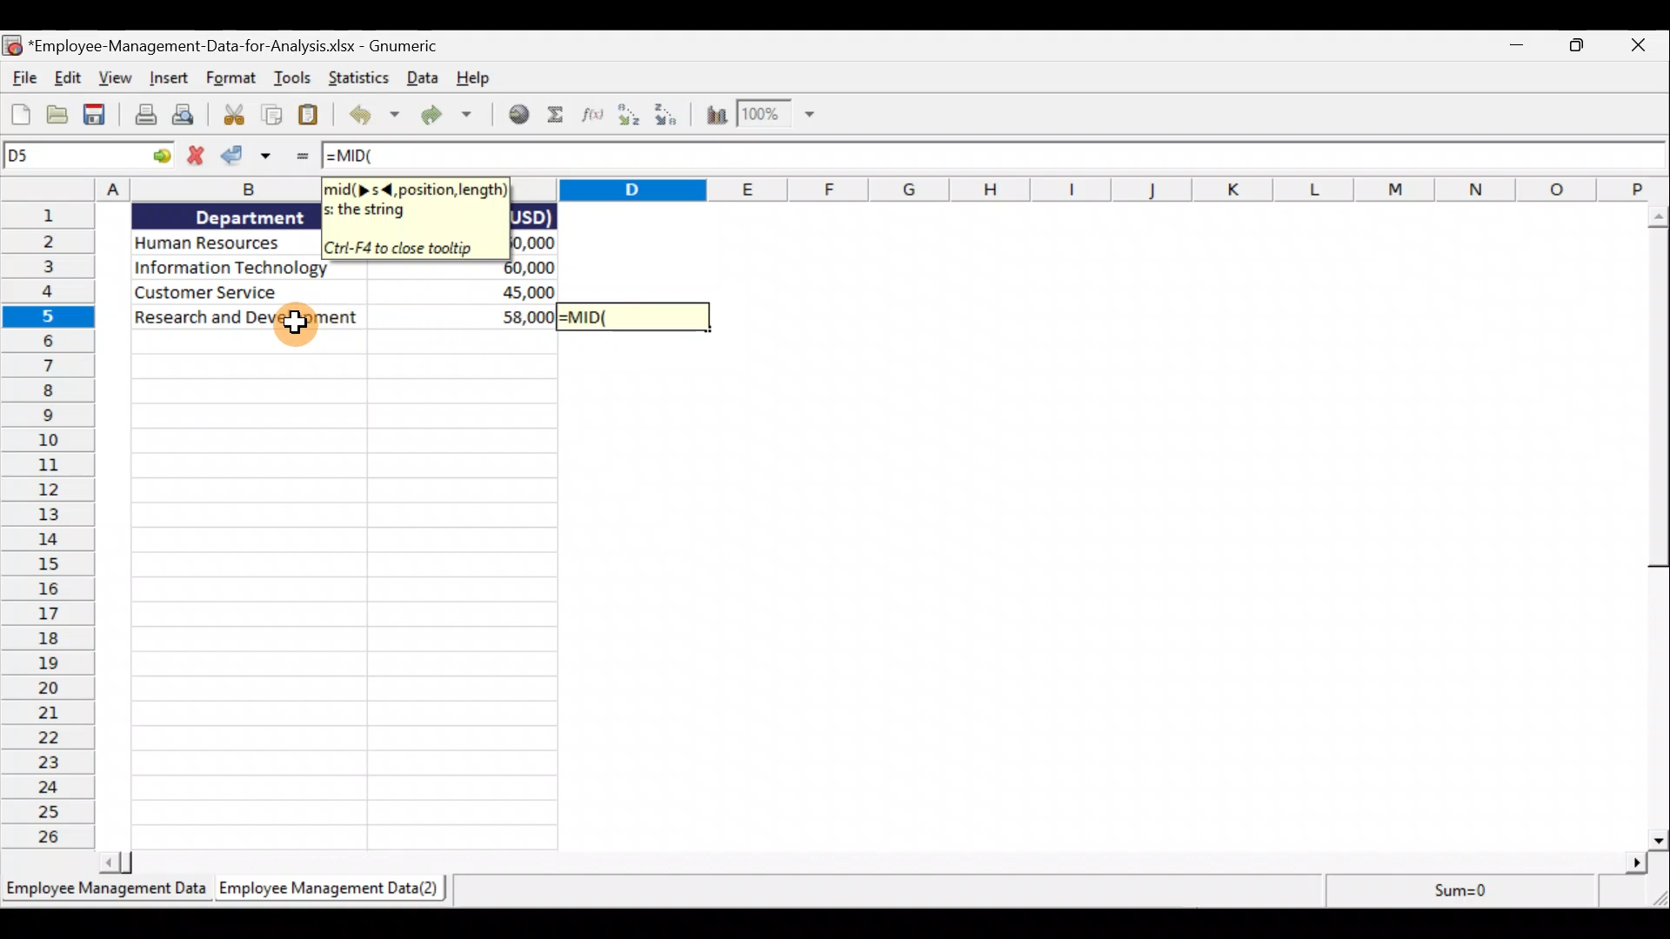 Image resolution: width=1670 pixels, height=939 pixels. I want to click on Insert, so click(170, 78).